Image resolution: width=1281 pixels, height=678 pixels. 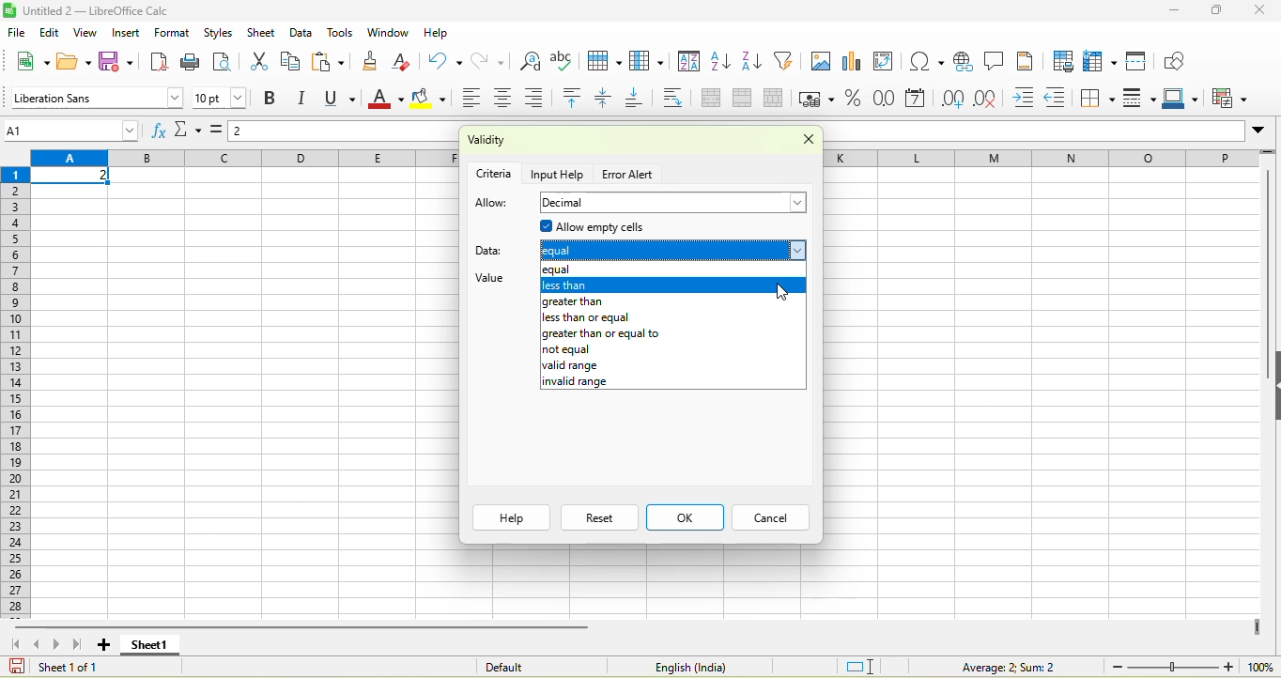 I want to click on print, so click(x=192, y=61).